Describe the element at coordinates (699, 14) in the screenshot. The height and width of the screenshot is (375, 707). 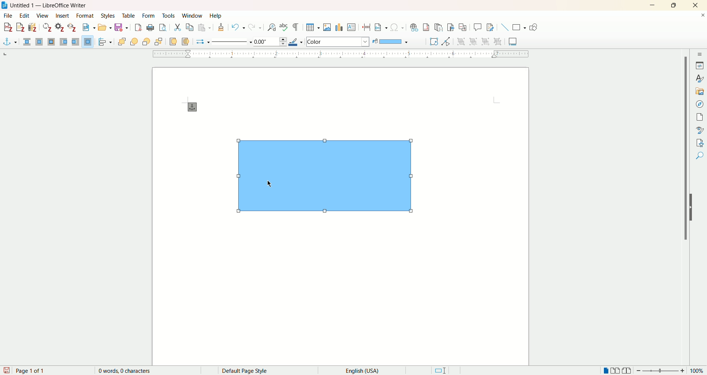
I see `close document` at that location.